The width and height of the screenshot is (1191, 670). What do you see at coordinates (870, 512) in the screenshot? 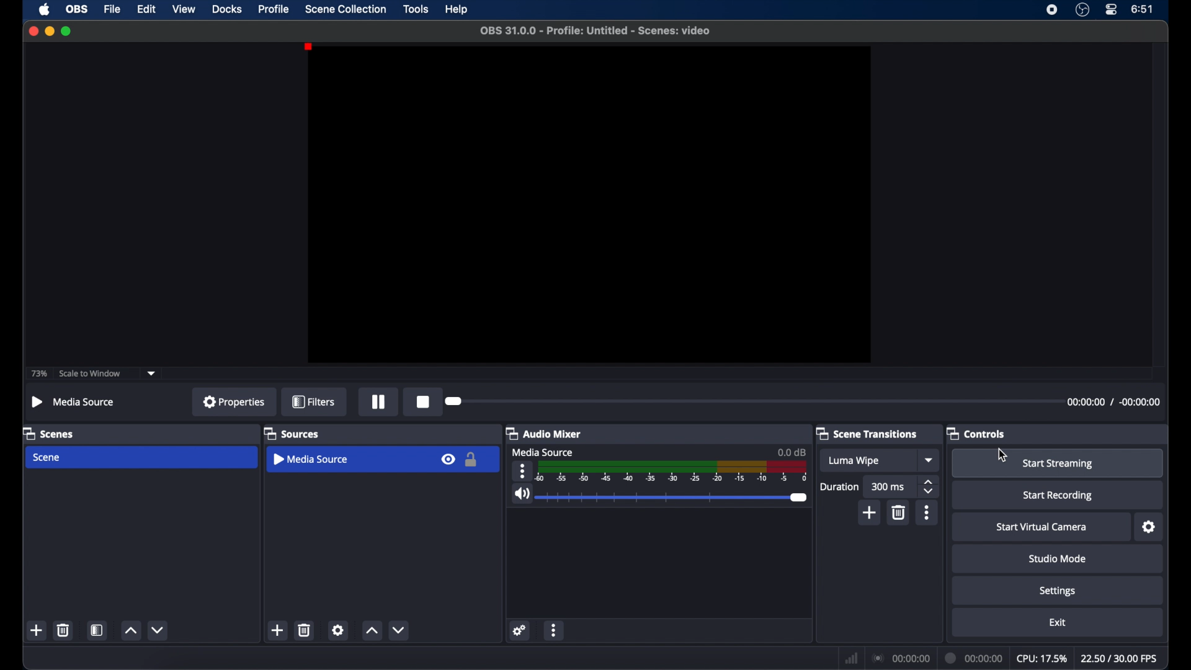
I see `add` at bounding box center [870, 512].